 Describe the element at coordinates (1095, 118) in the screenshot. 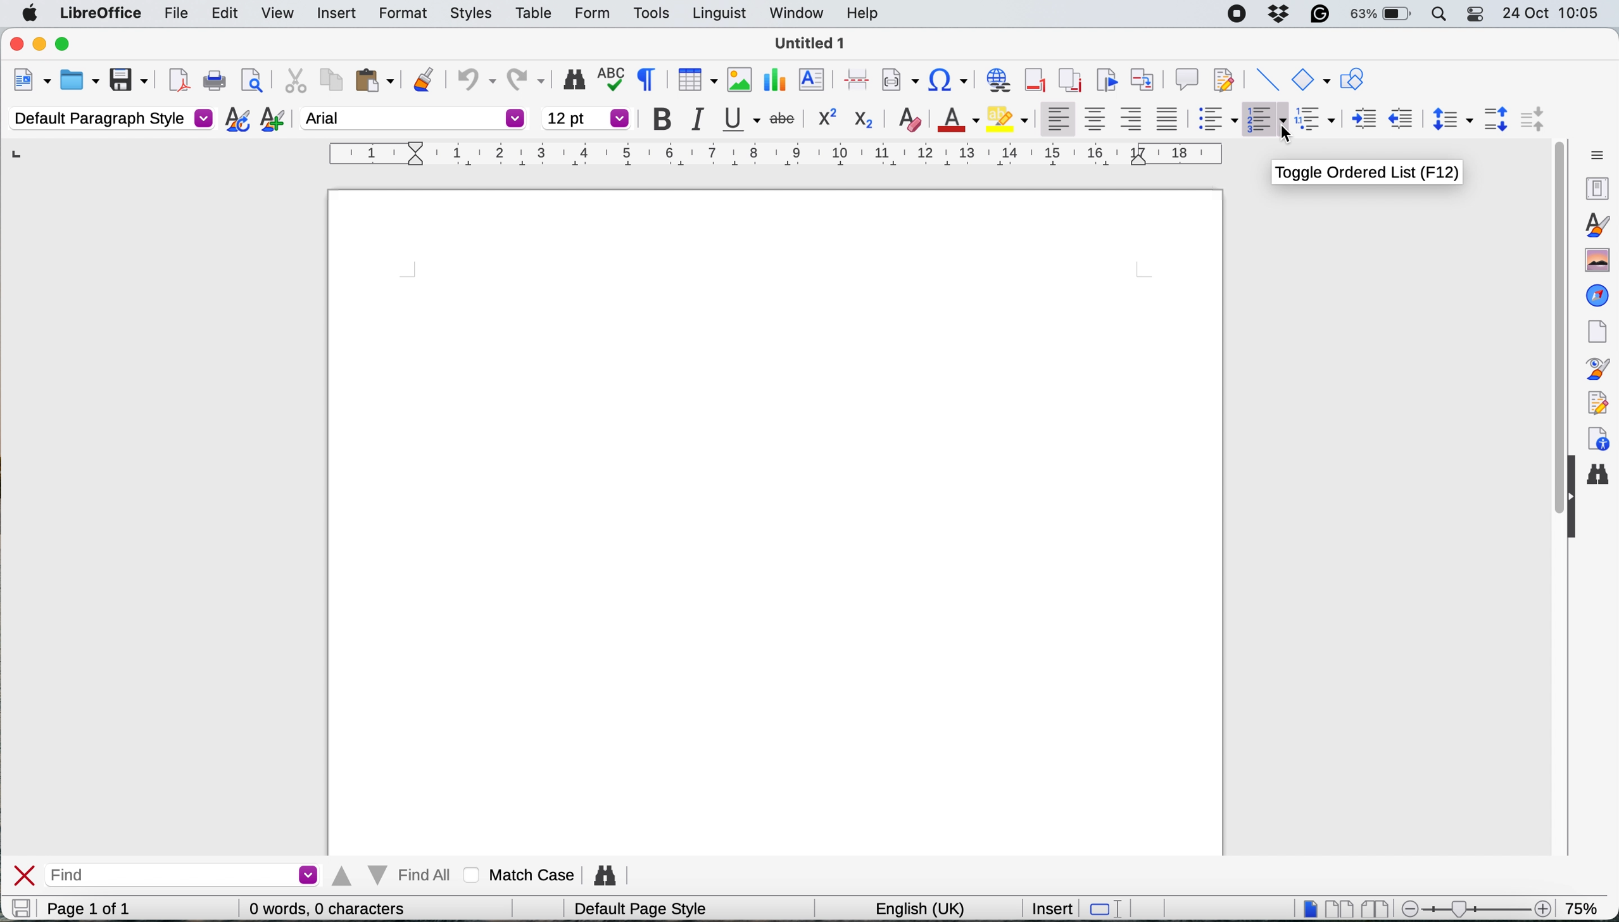

I see `center vertically` at that location.